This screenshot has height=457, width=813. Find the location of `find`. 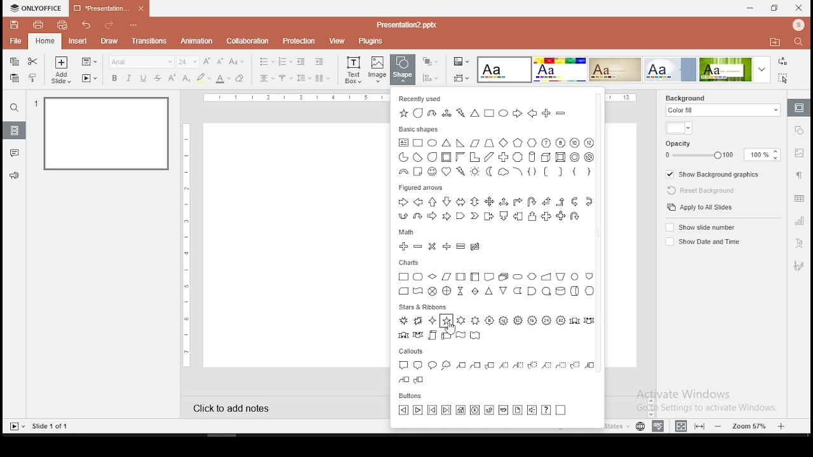

find is located at coordinates (801, 43).